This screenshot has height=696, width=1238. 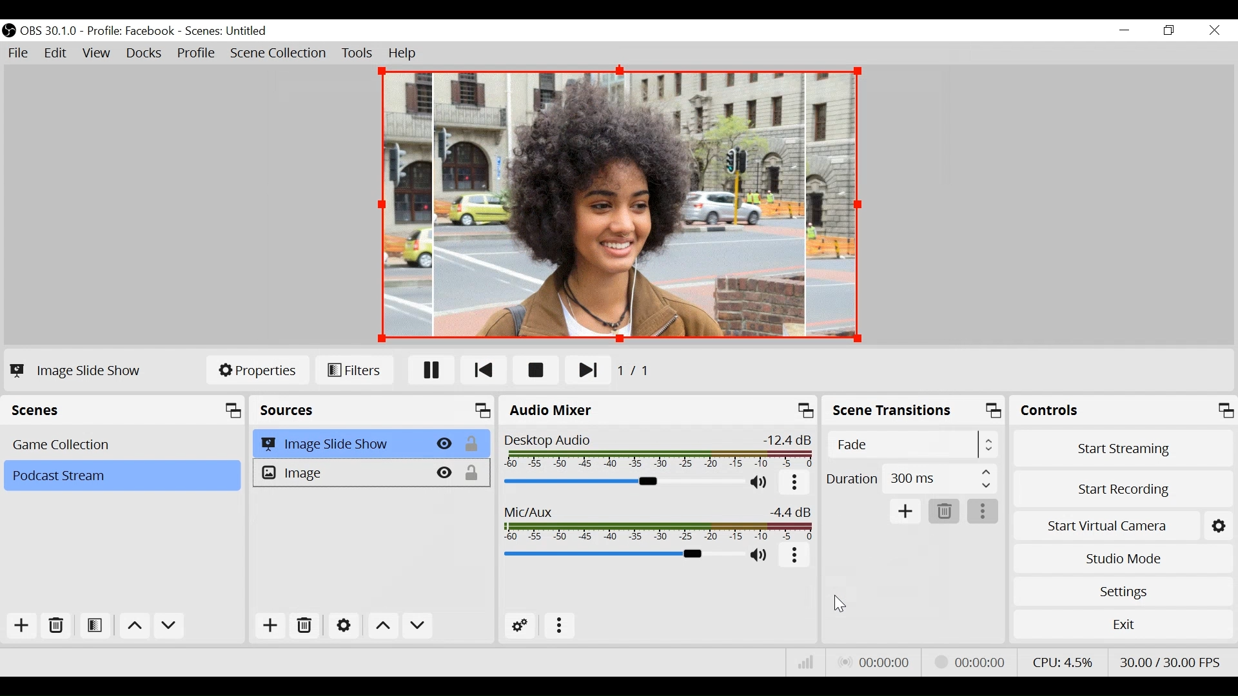 I want to click on More options, so click(x=560, y=626).